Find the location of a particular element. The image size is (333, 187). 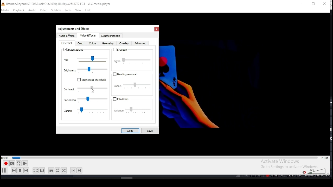

next media in track, skips forward when held is located at coordinates (27, 171).